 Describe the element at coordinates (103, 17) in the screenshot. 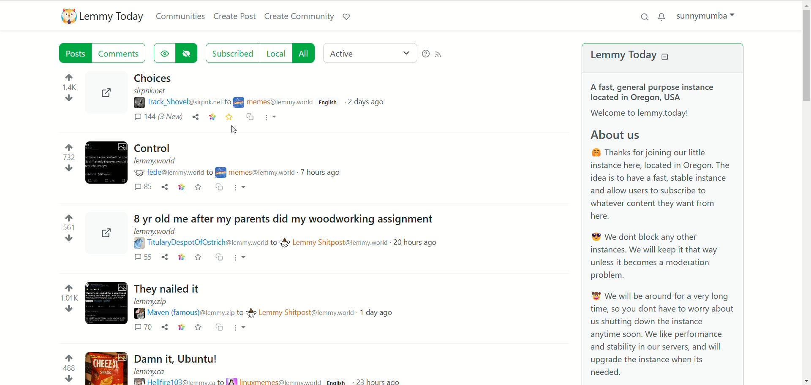

I see `lemmy today logo ad name` at that location.